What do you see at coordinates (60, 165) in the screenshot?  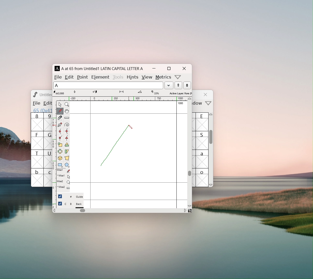 I see `rectangle or ellipse` at bounding box center [60, 165].